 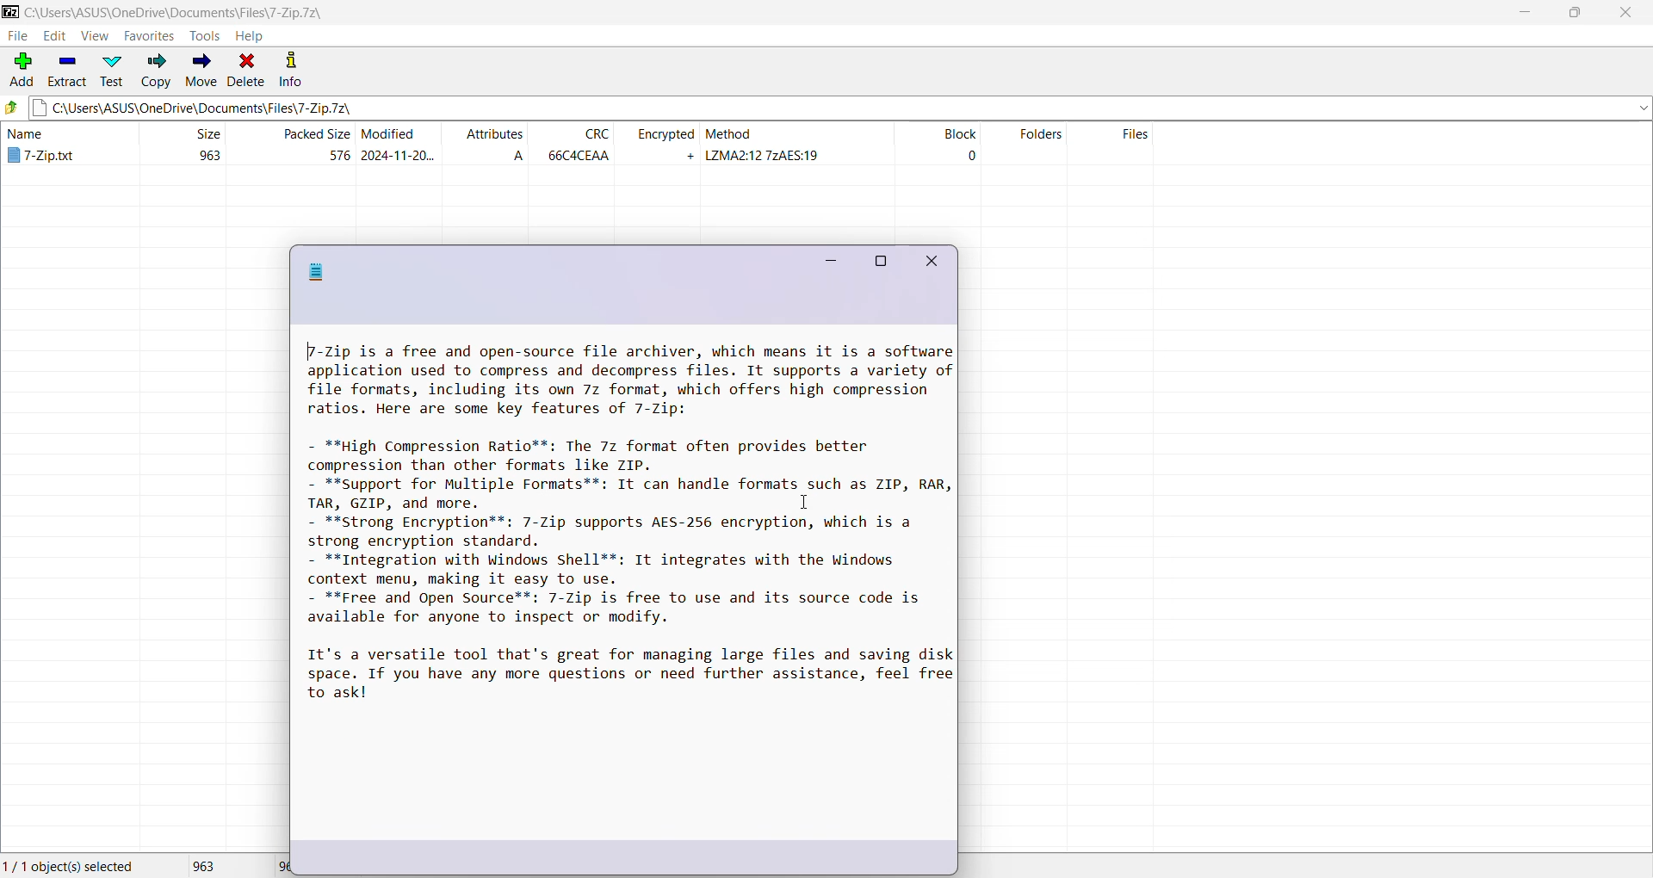 What do you see at coordinates (291, 67) in the screenshot?
I see `Info` at bounding box center [291, 67].